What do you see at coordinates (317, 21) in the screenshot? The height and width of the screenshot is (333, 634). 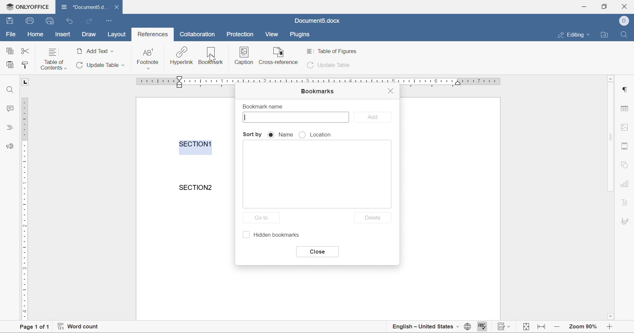 I see `document5.docx` at bounding box center [317, 21].